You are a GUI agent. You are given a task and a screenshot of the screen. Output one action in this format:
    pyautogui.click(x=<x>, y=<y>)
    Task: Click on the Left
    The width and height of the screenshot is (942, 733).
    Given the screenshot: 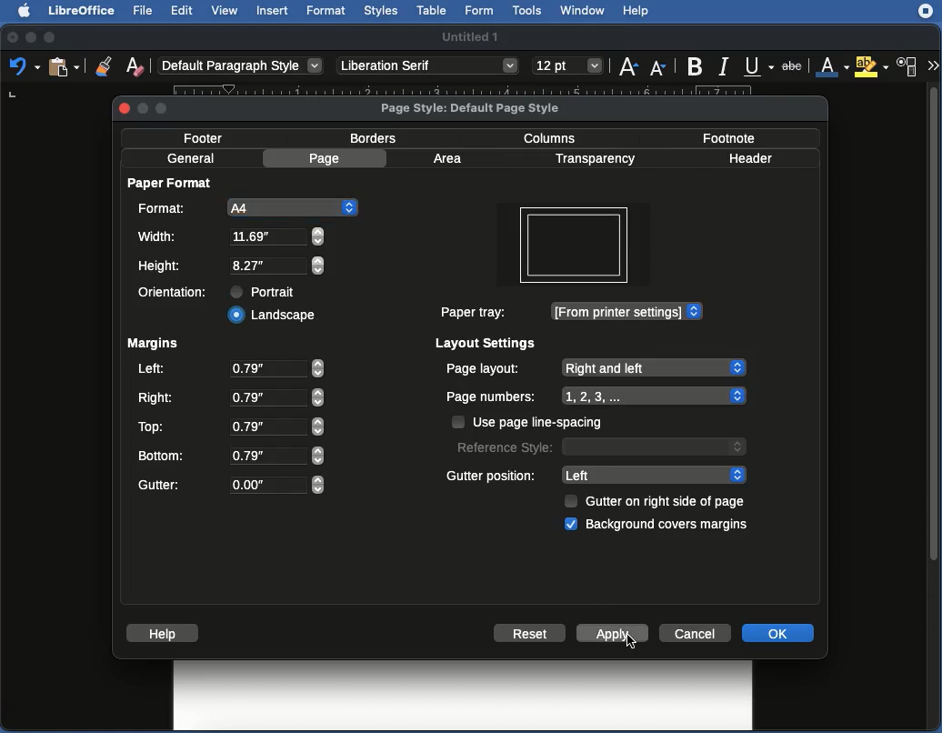 What is the action you would take?
    pyautogui.click(x=653, y=476)
    